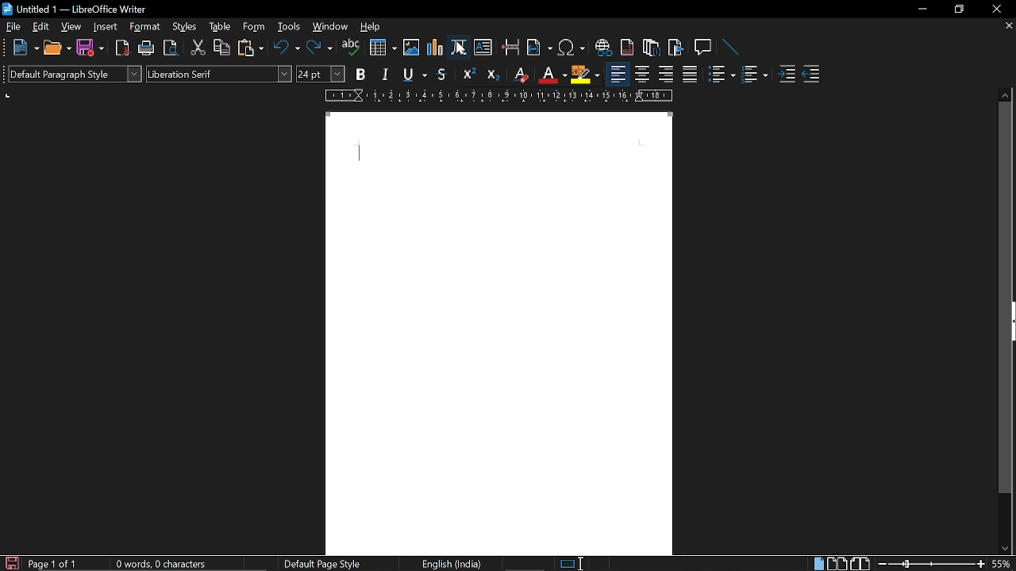  I want to click on italic, so click(383, 75).